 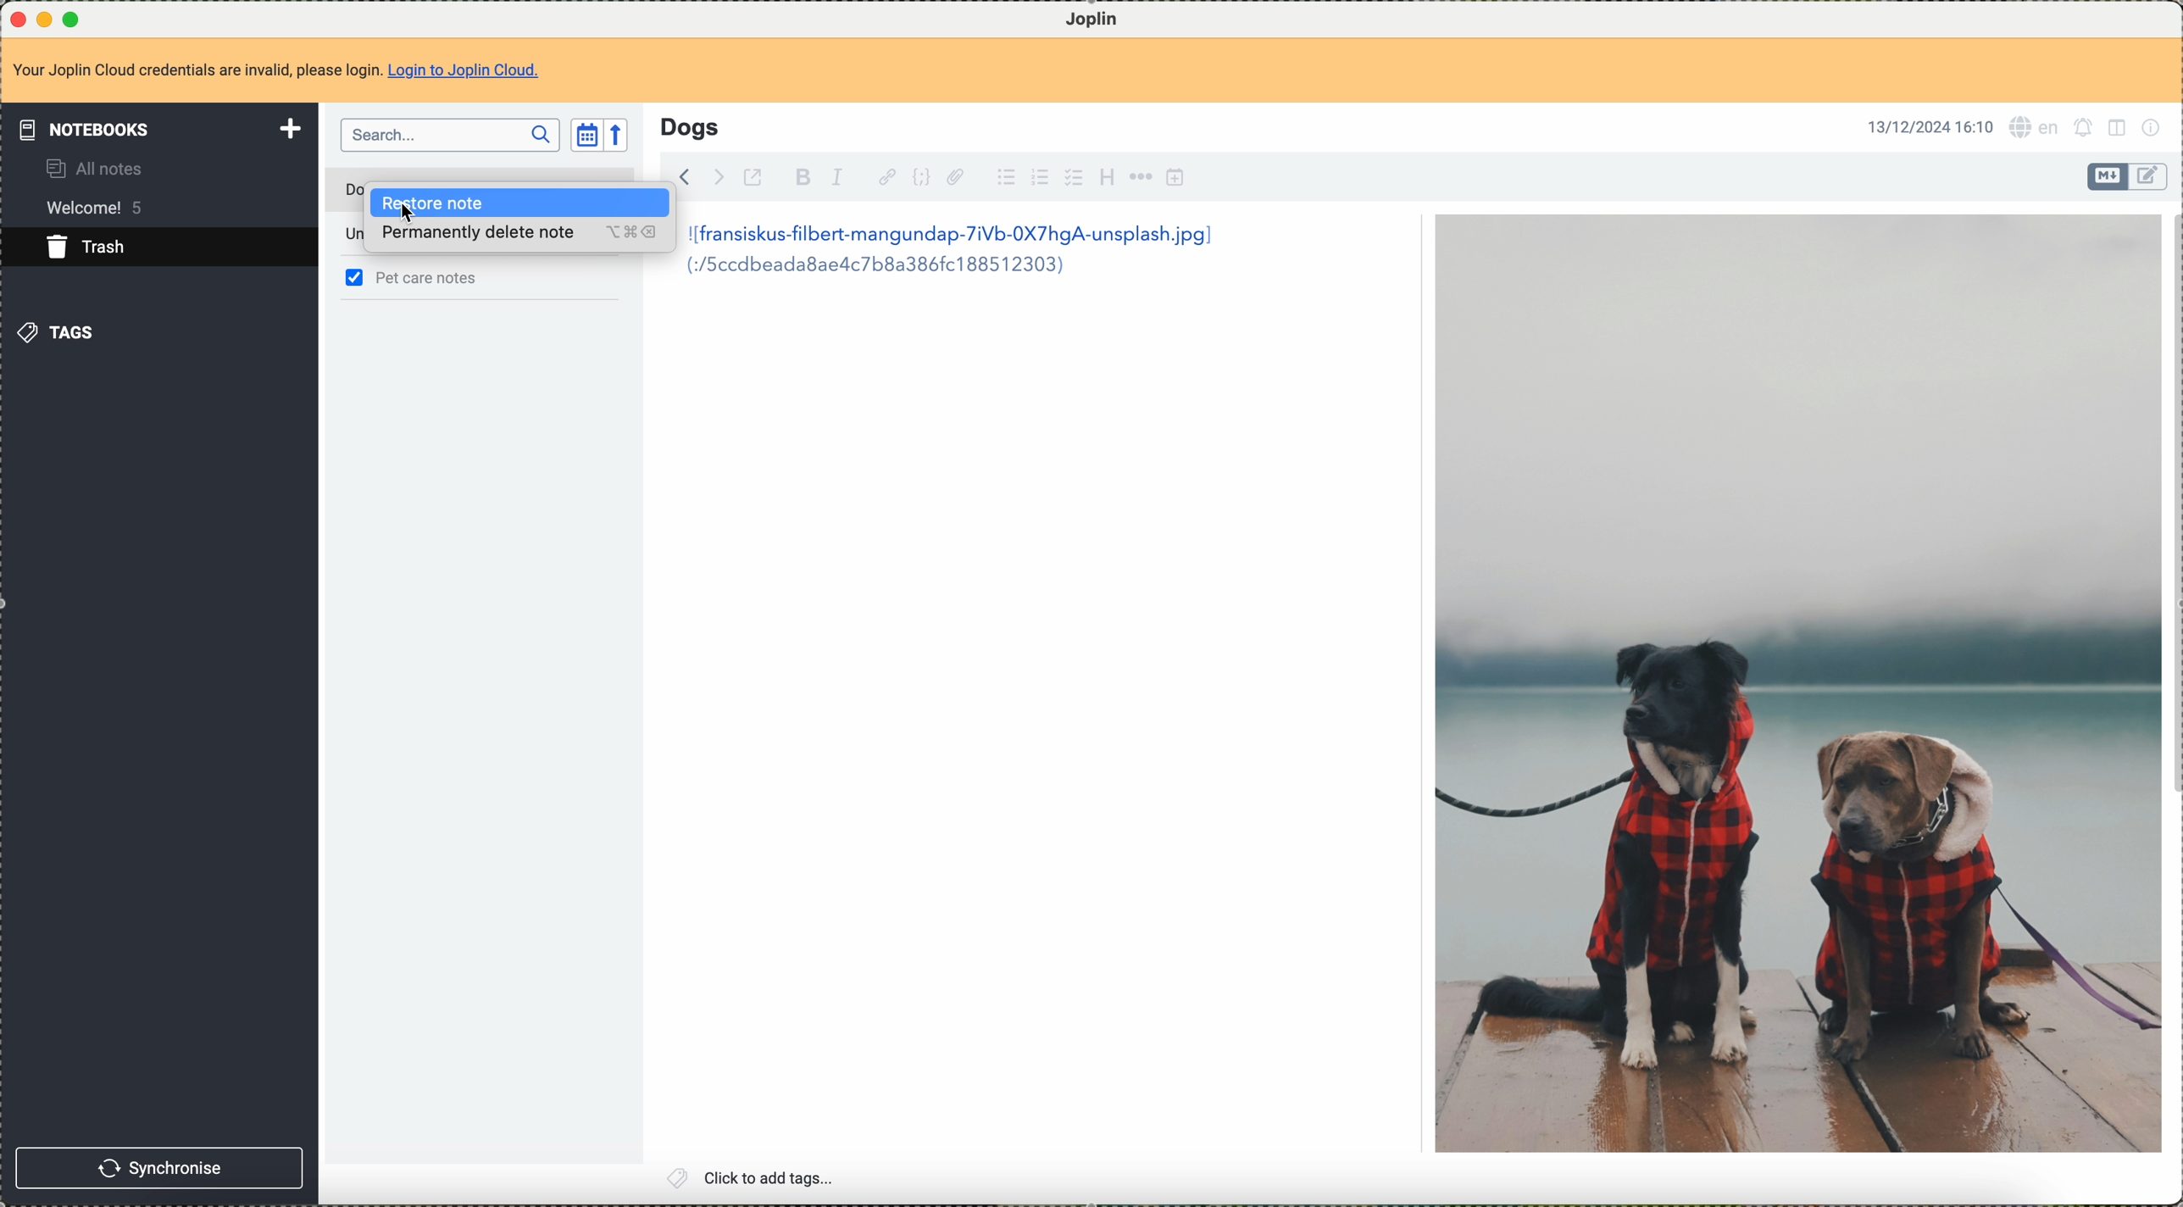 What do you see at coordinates (101, 208) in the screenshot?
I see `welcome` at bounding box center [101, 208].